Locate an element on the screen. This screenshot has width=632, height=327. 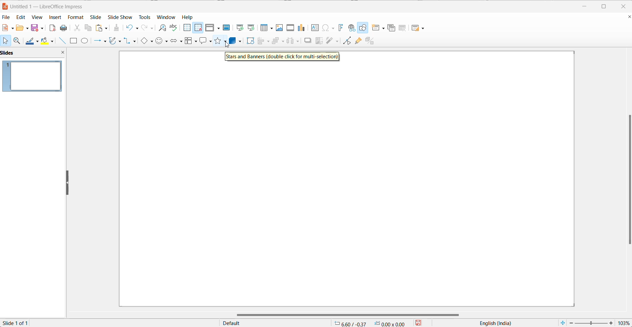
save button is located at coordinates (422, 323).